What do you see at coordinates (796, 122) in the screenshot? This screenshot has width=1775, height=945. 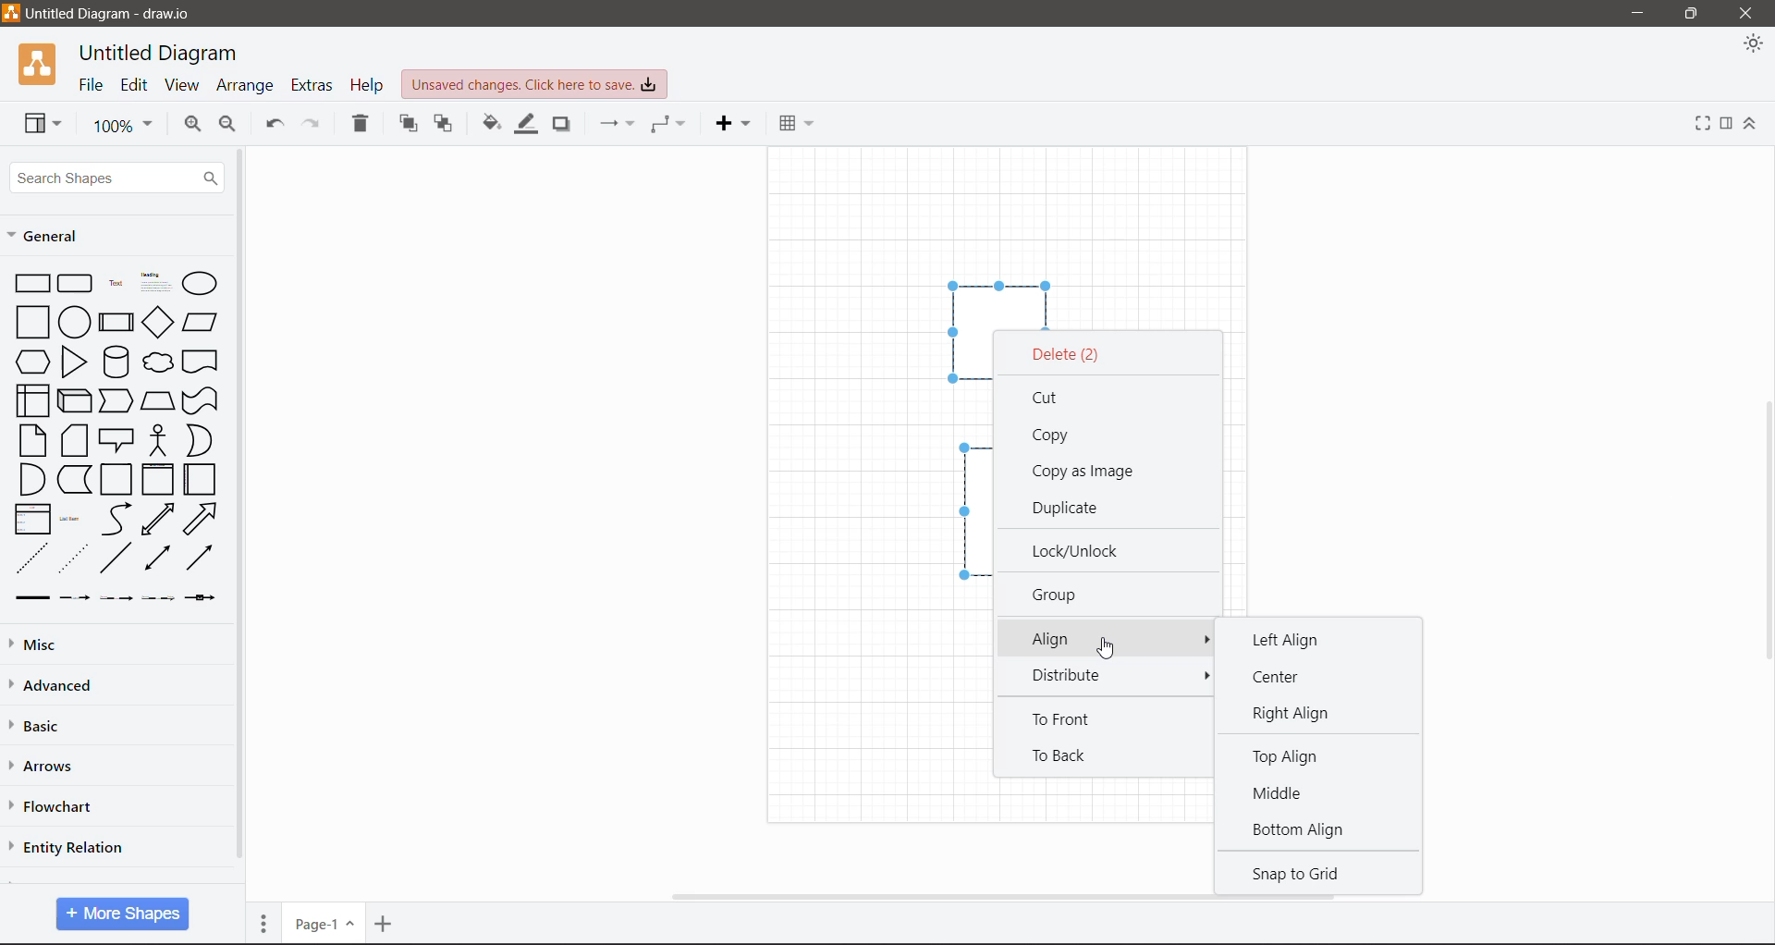 I see `Table` at bounding box center [796, 122].